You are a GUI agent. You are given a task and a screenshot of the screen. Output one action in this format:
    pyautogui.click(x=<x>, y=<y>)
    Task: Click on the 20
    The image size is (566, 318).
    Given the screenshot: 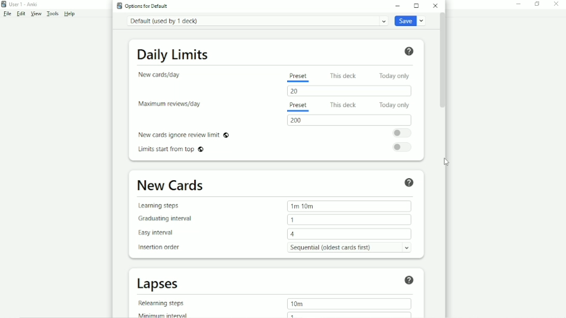 What is the action you would take?
    pyautogui.click(x=294, y=92)
    